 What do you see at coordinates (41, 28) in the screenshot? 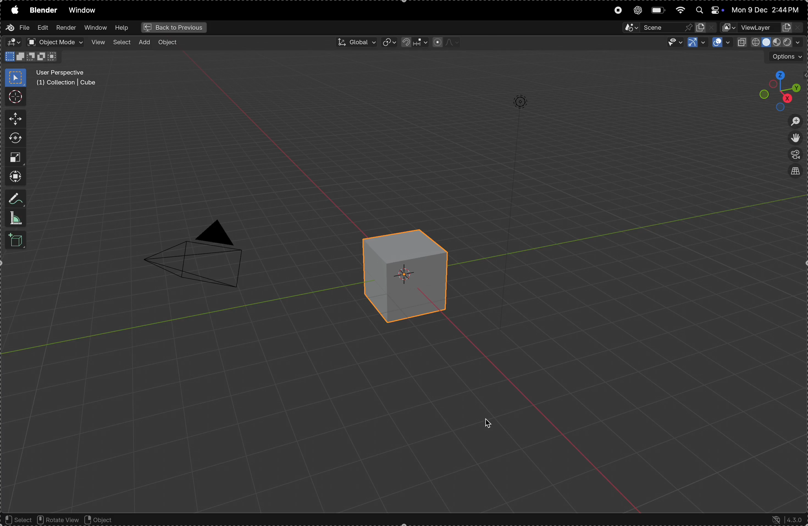
I see `edit` at bounding box center [41, 28].